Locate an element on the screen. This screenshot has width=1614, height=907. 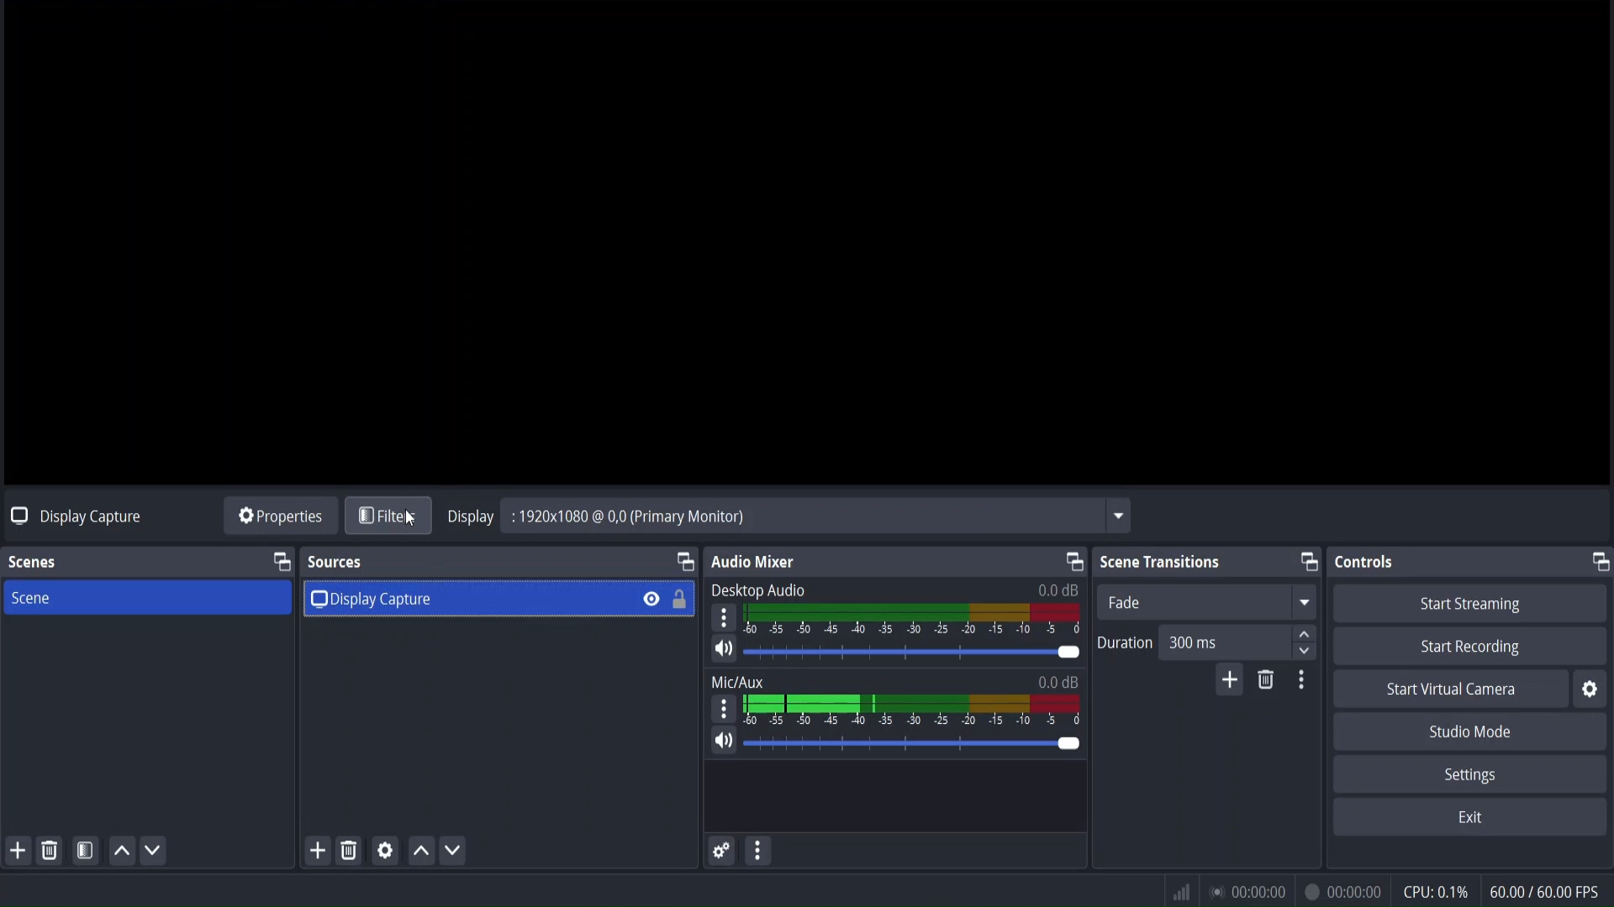
status is located at coordinates (1244, 889).